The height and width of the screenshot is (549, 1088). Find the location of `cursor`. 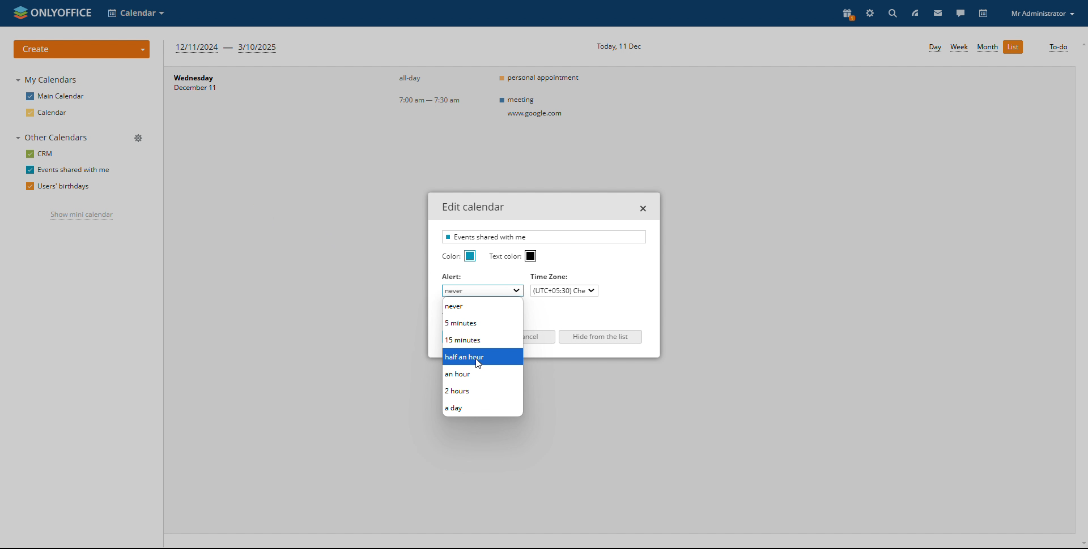

cursor is located at coordinates (482, 364).